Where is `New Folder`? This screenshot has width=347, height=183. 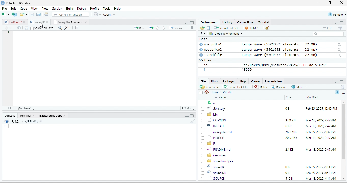
New Folder is located at coordinates (211, 87).